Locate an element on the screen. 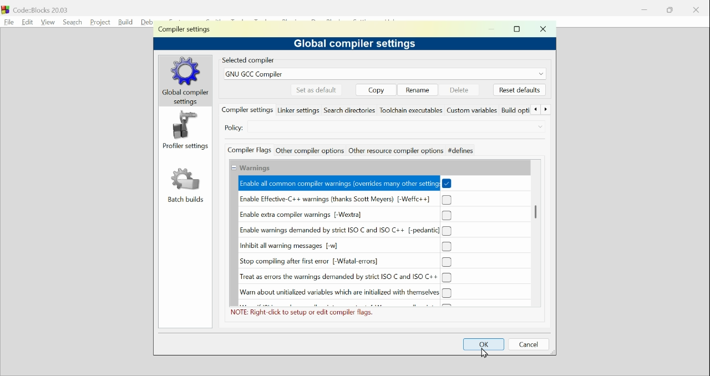  Close is located at coordinates (542, 29).